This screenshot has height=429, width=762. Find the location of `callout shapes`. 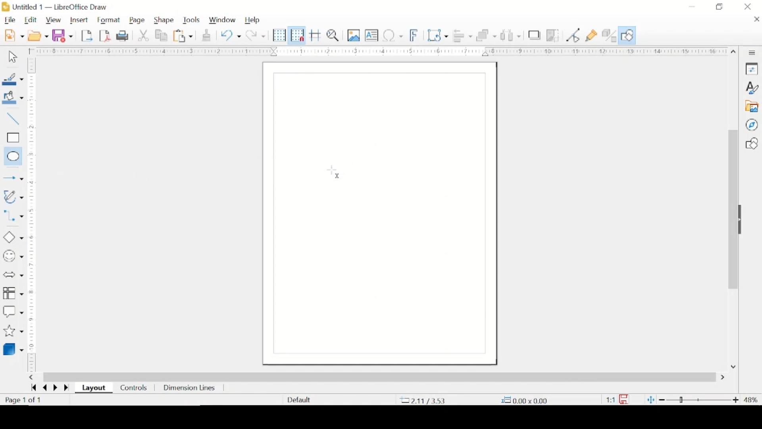

callout shapes is located at coordinates (13, 311).